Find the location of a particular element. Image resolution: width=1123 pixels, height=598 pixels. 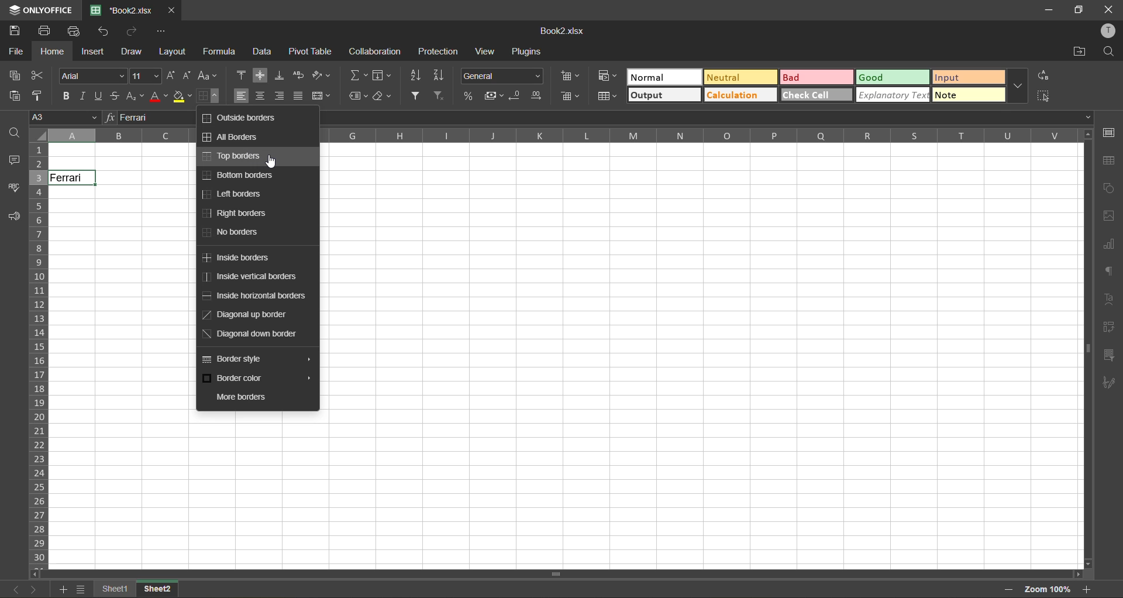

insert cells is located at coordinates (572, 75).